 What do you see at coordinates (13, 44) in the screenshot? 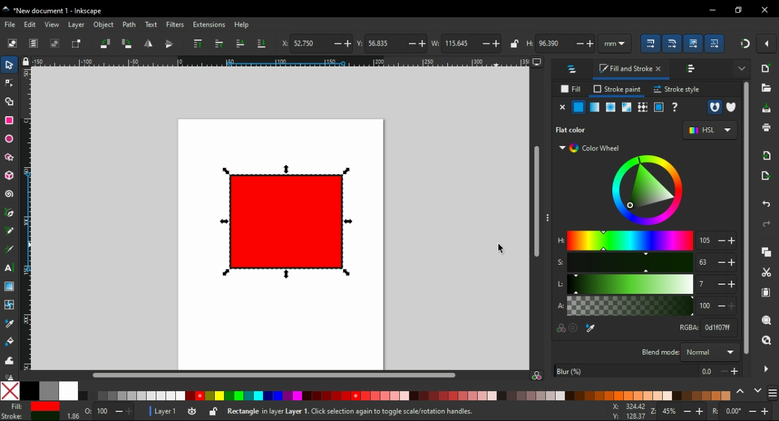
I see `select all` at bounding box center [13, 44].